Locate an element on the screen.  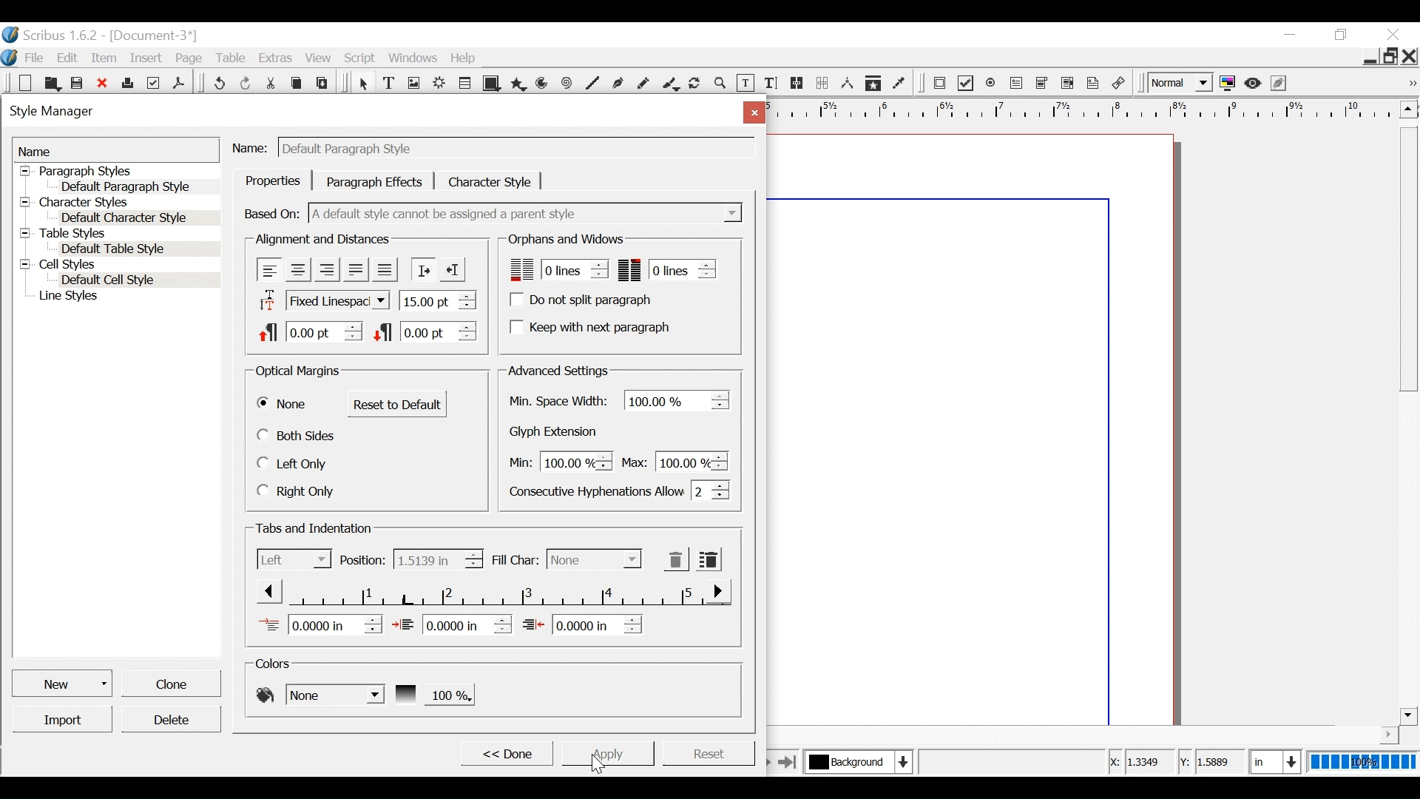
(un)select none is located at coordinates (283, 405).